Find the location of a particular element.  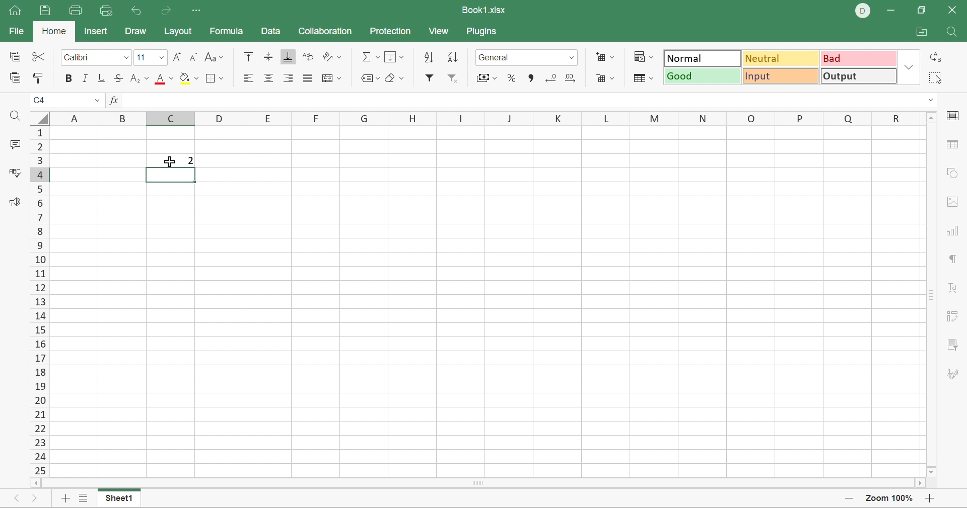

Remove filter is located at coordinates (454, 77).